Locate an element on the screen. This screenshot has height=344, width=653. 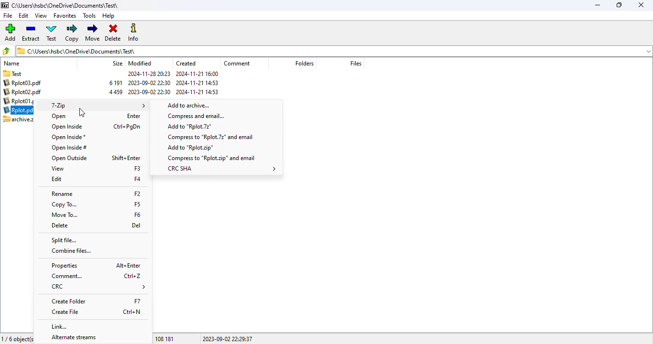
shortcut for view is located at coordinates (137, 168).